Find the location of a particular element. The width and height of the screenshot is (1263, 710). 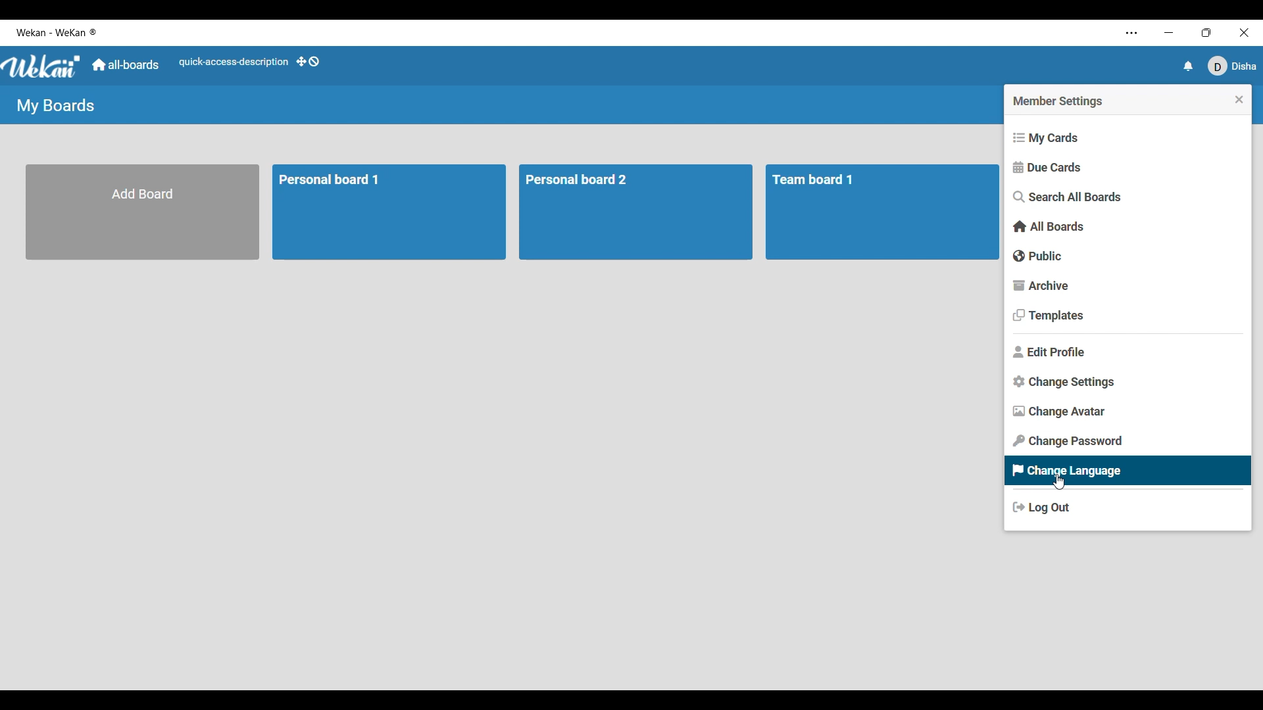

Notifications is located at coordinates (1185, 66).